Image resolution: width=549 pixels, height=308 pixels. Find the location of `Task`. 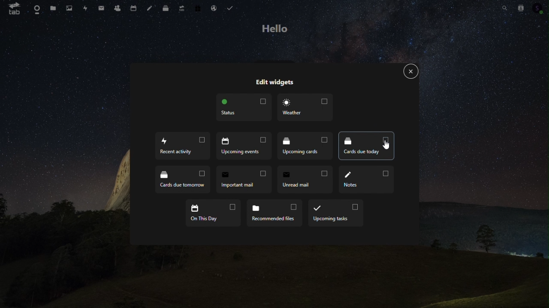

Task is located at coordinates (229, 7).